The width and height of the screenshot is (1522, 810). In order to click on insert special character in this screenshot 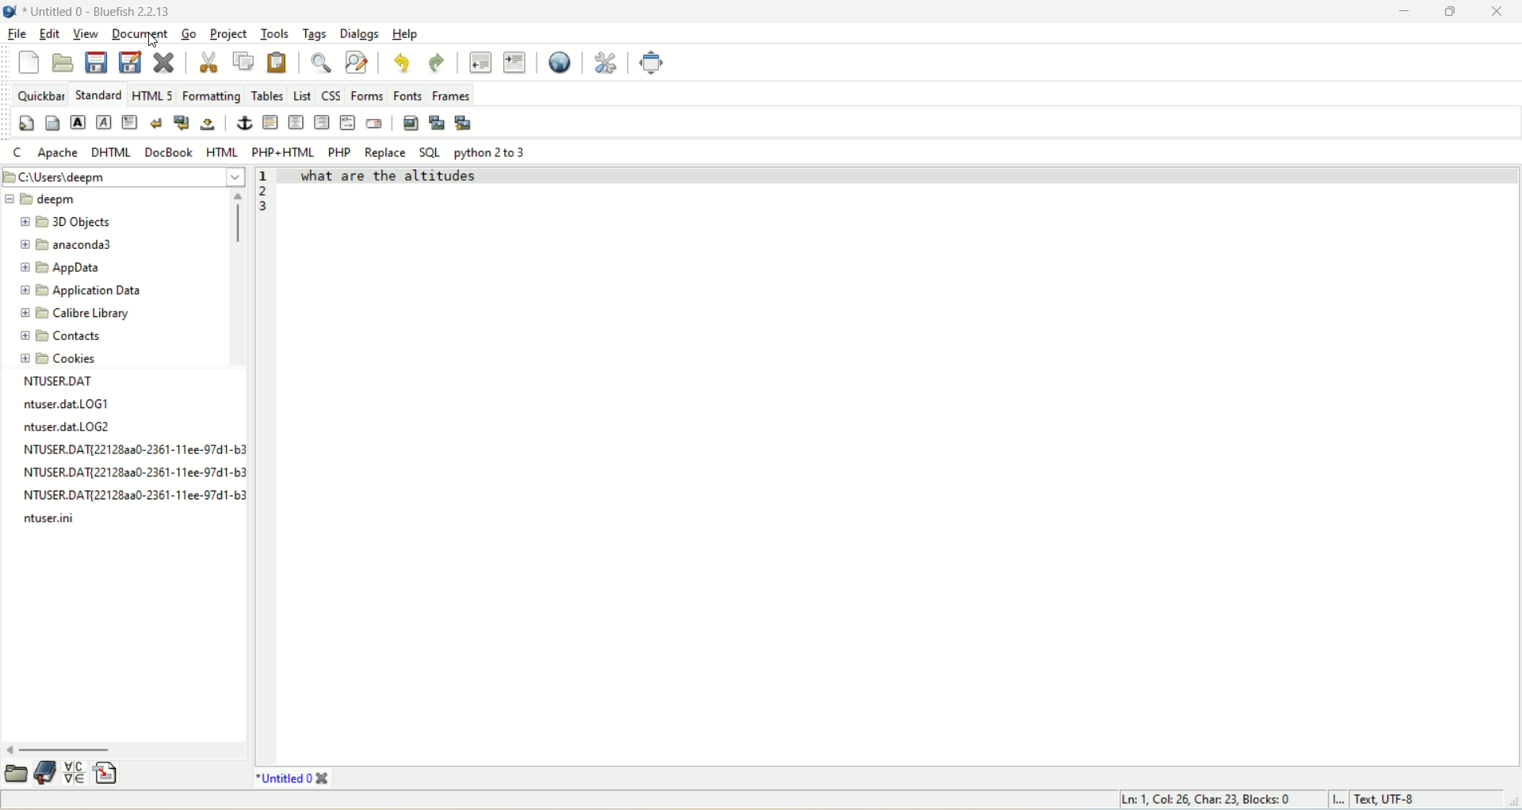, I will do `click(78, 773)`.